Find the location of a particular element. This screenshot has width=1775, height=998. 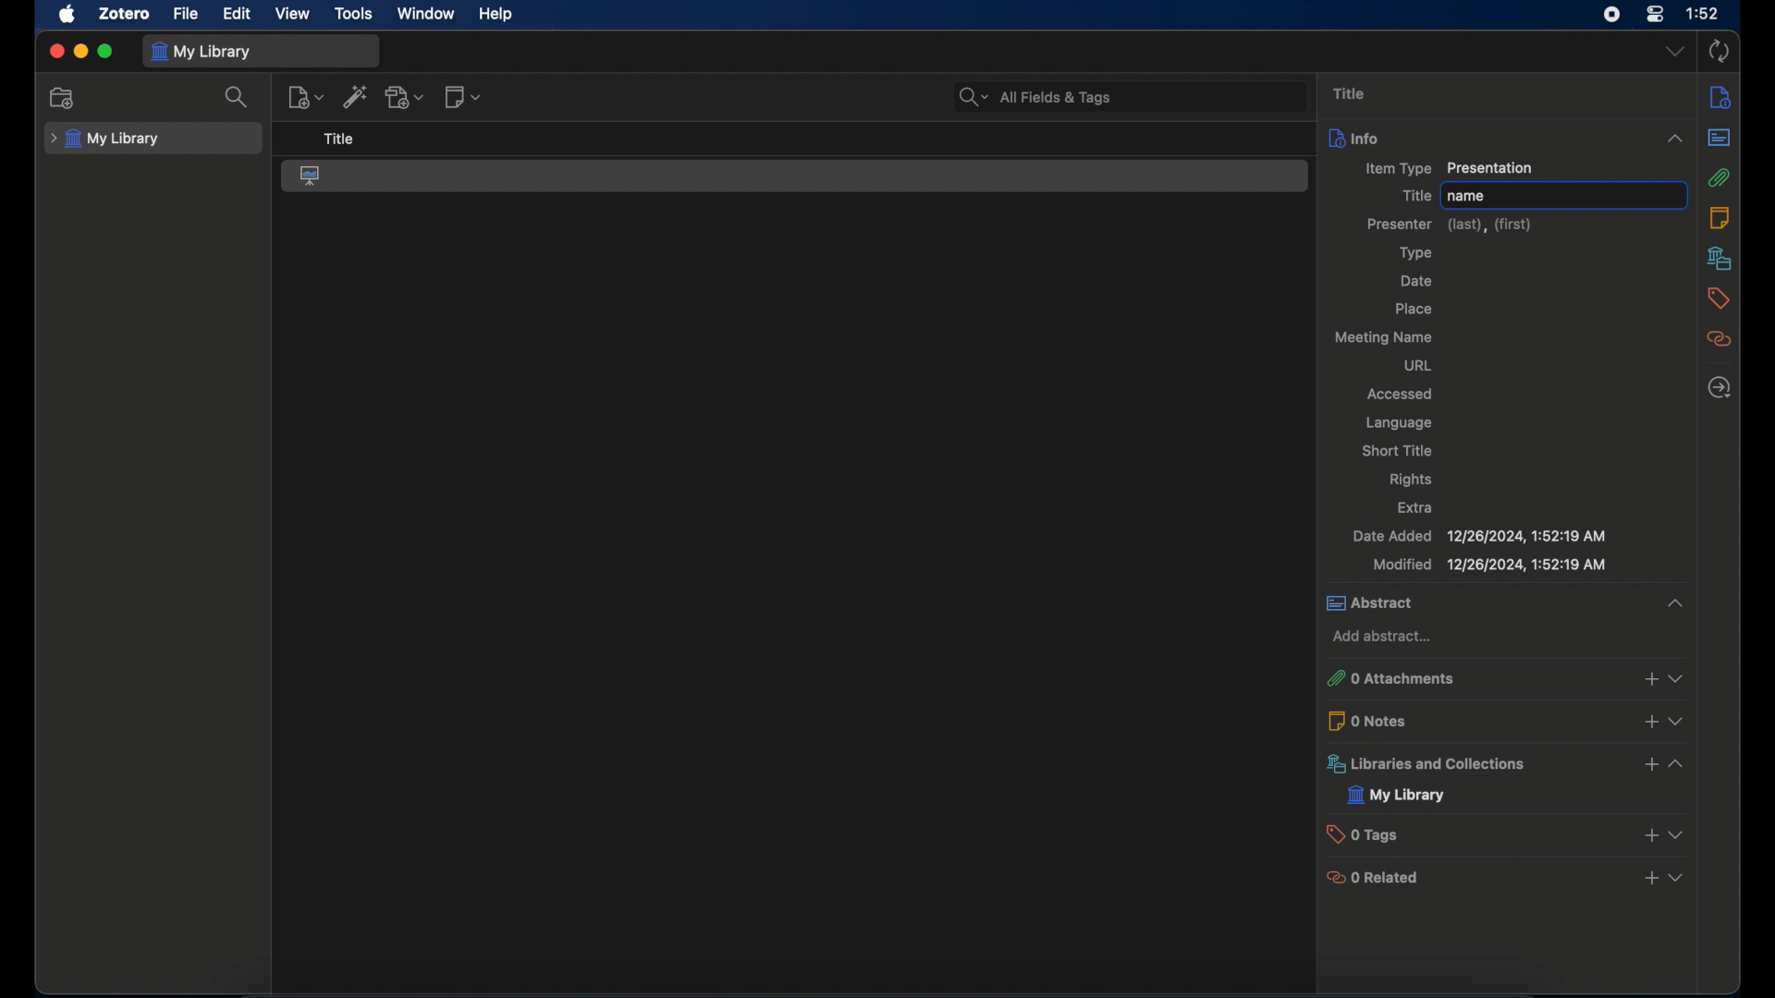

type is located at coordinates (1415, 253).